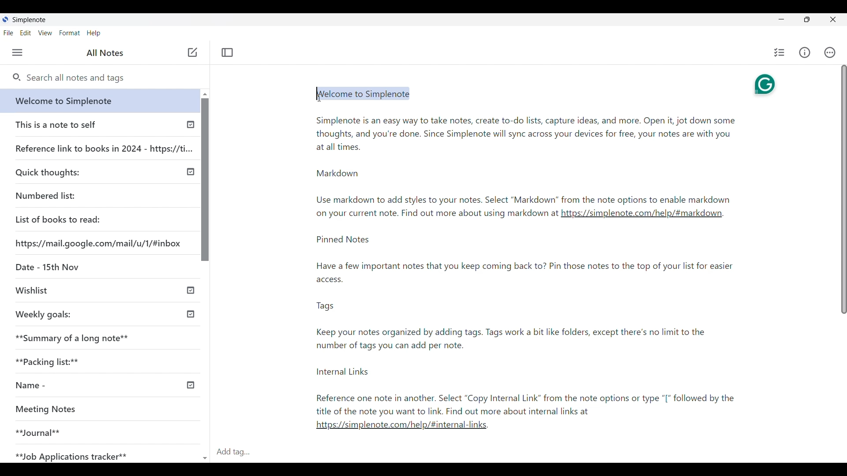  I want to click on Current note highlighted, so click(96, 100).